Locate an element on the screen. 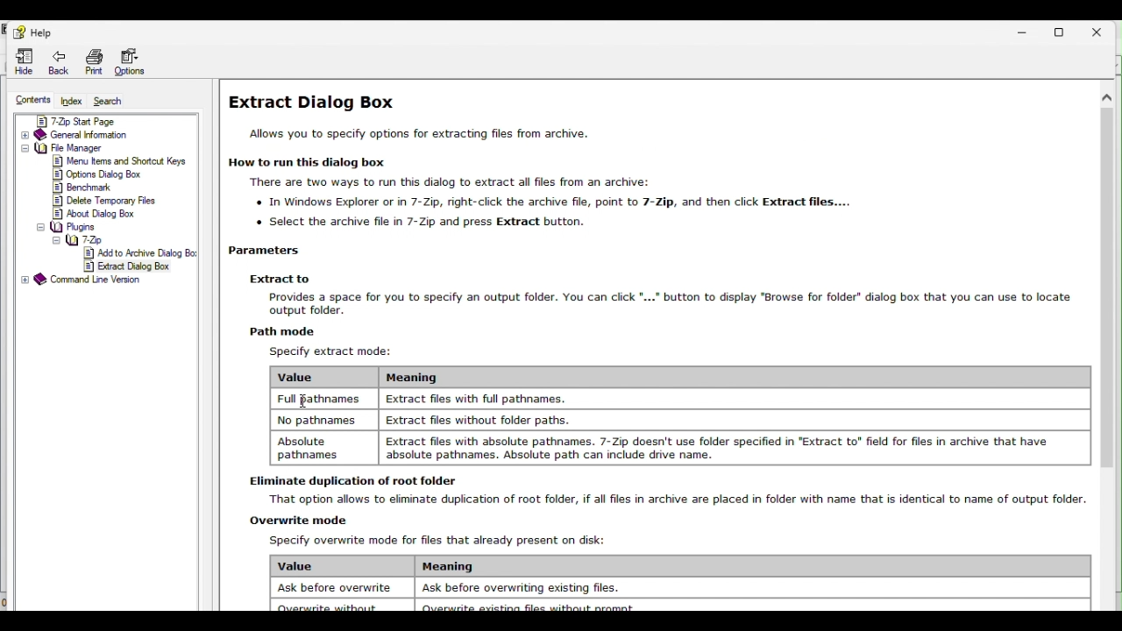 The width and height of the screenshot is (1122, 631). Content  is located at coordinates (32, 98).